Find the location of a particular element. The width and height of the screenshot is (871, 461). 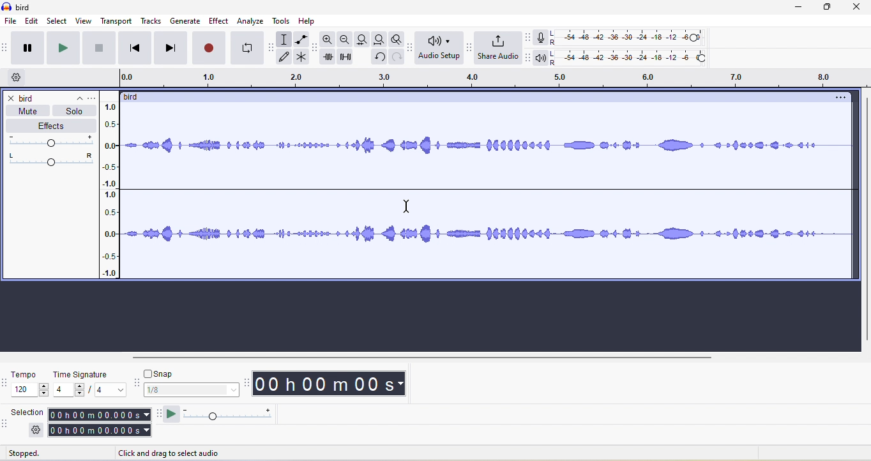

analyze is located at coordinates (251, 21).